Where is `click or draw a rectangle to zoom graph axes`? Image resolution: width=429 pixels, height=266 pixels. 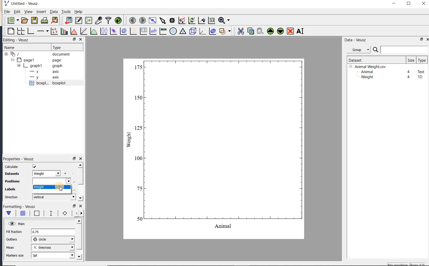 click or draw a rectangle to zoom graph axes is located at coordinates (182, 21).